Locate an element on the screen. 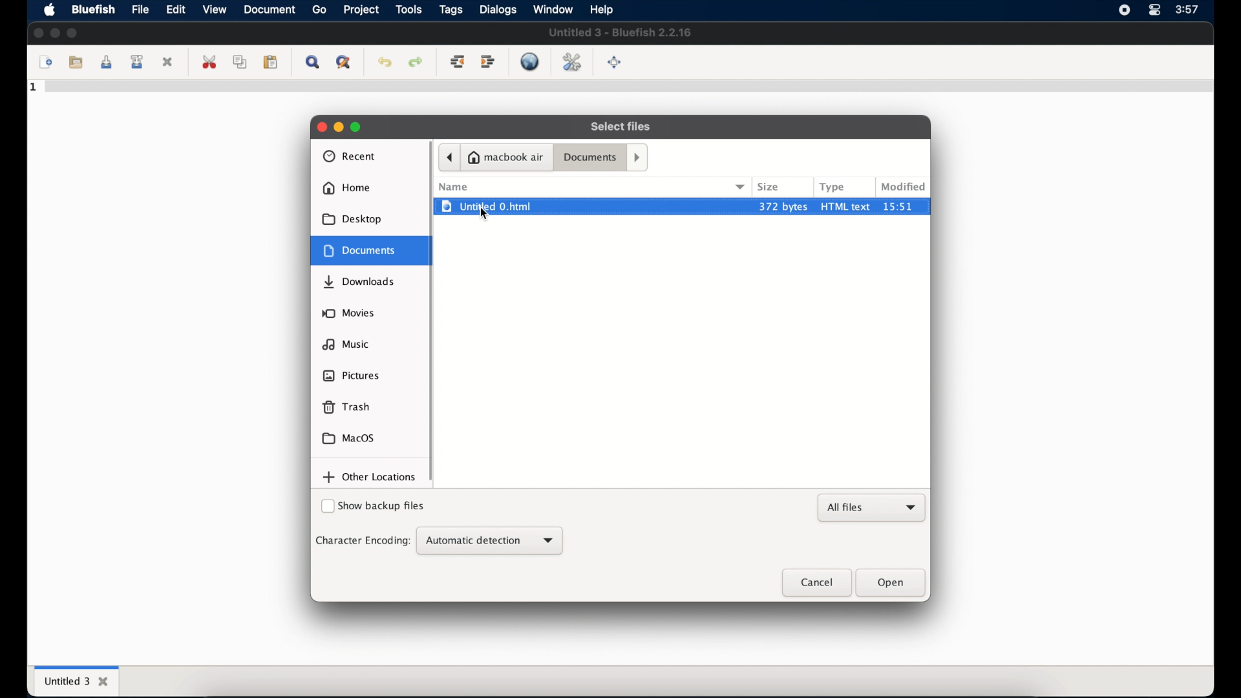  cursor is located at coordinates (485, 214).